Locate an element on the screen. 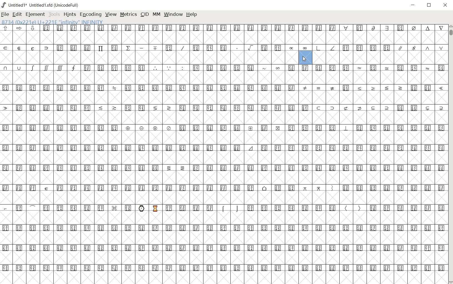 The image size is (453, 284). symbols is located at coordinates (272, 67).